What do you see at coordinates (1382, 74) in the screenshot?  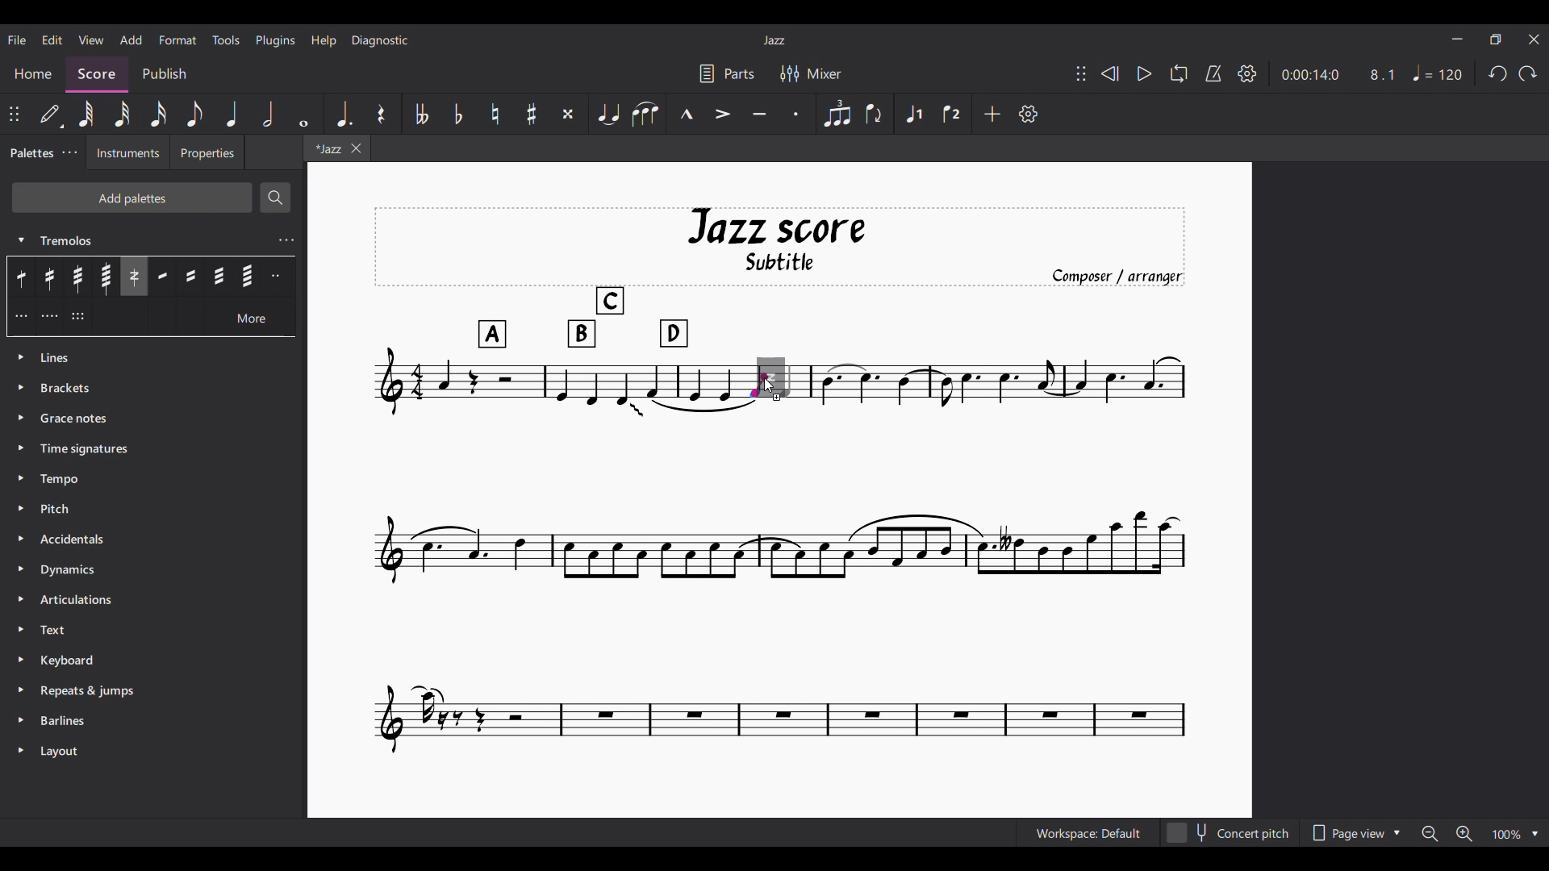 I see `8.1` at bounding box center [1382, 74].